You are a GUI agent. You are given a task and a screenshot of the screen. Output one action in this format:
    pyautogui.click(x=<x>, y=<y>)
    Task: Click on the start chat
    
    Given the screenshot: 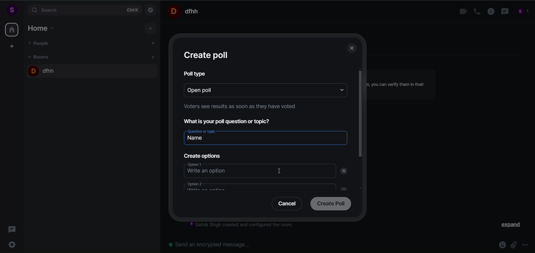 What is the action you would take?
    pyautogui.click(x=154, y=44)
    